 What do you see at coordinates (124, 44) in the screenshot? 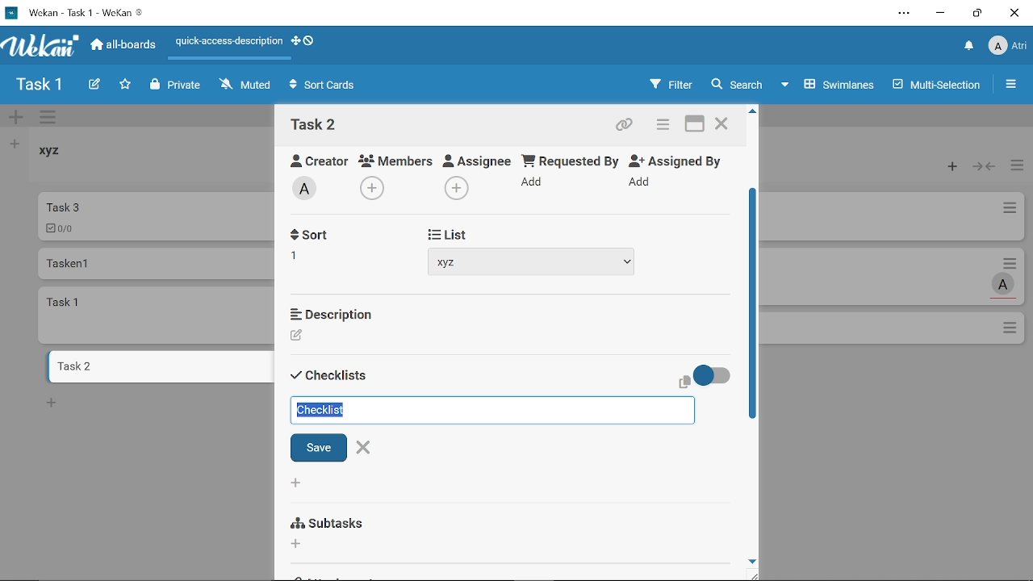
I see `All boards` at bounding box center [124, 44].